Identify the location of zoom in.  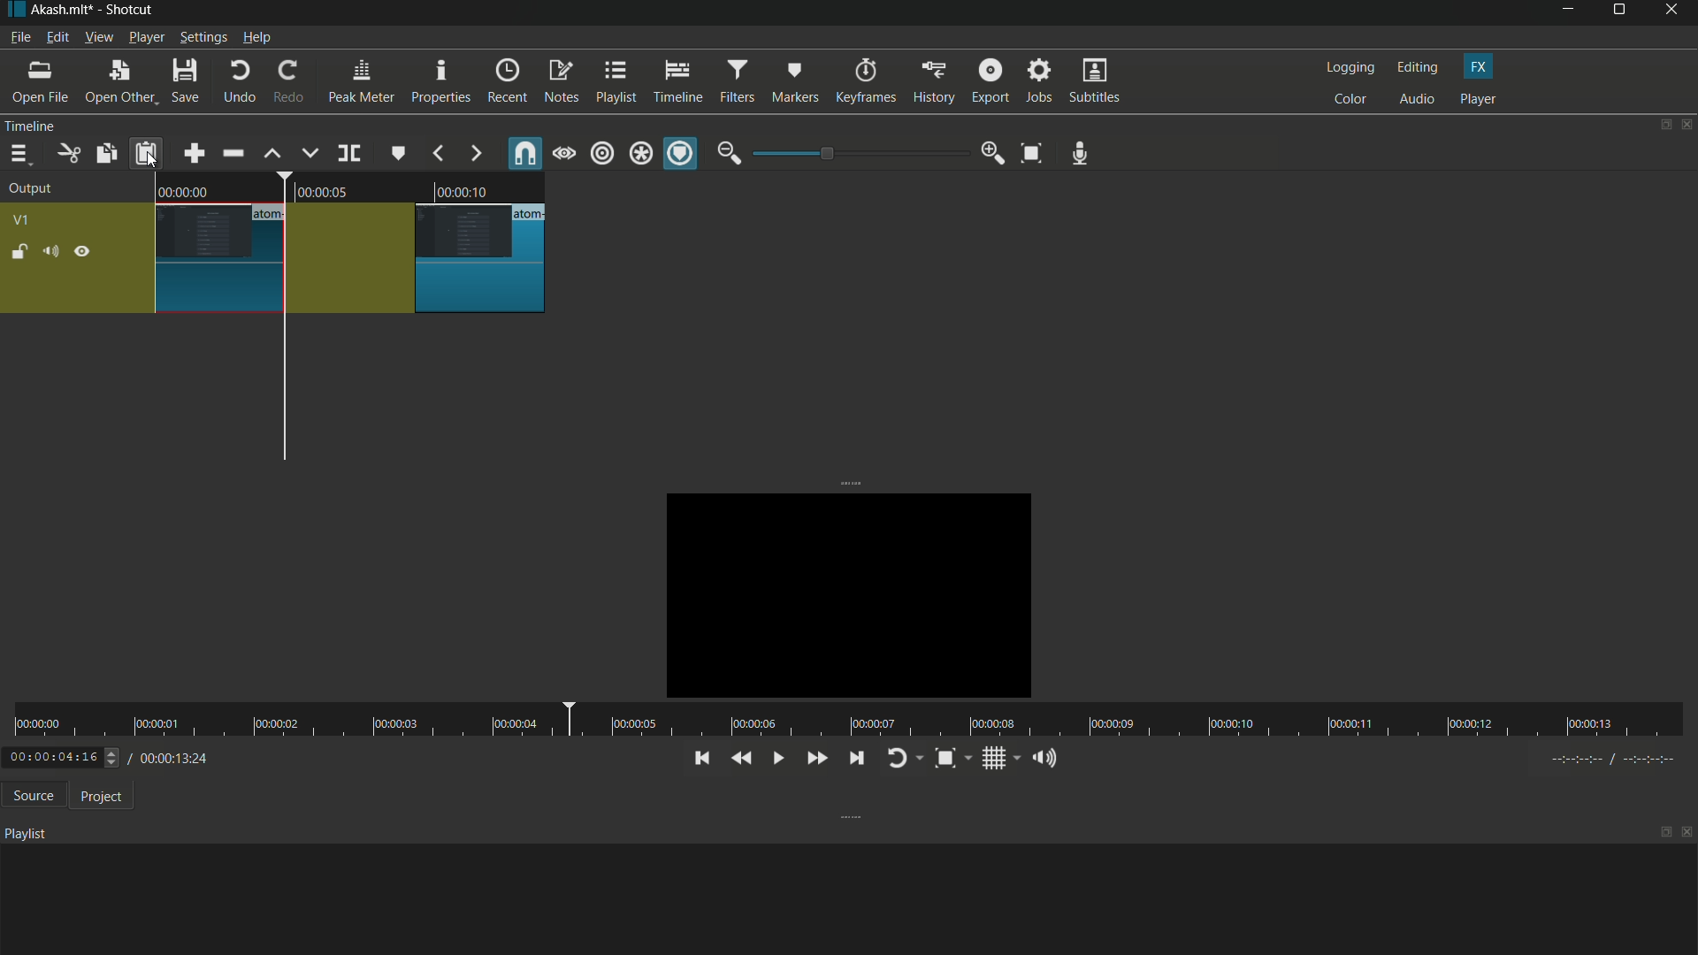
(993, 153).